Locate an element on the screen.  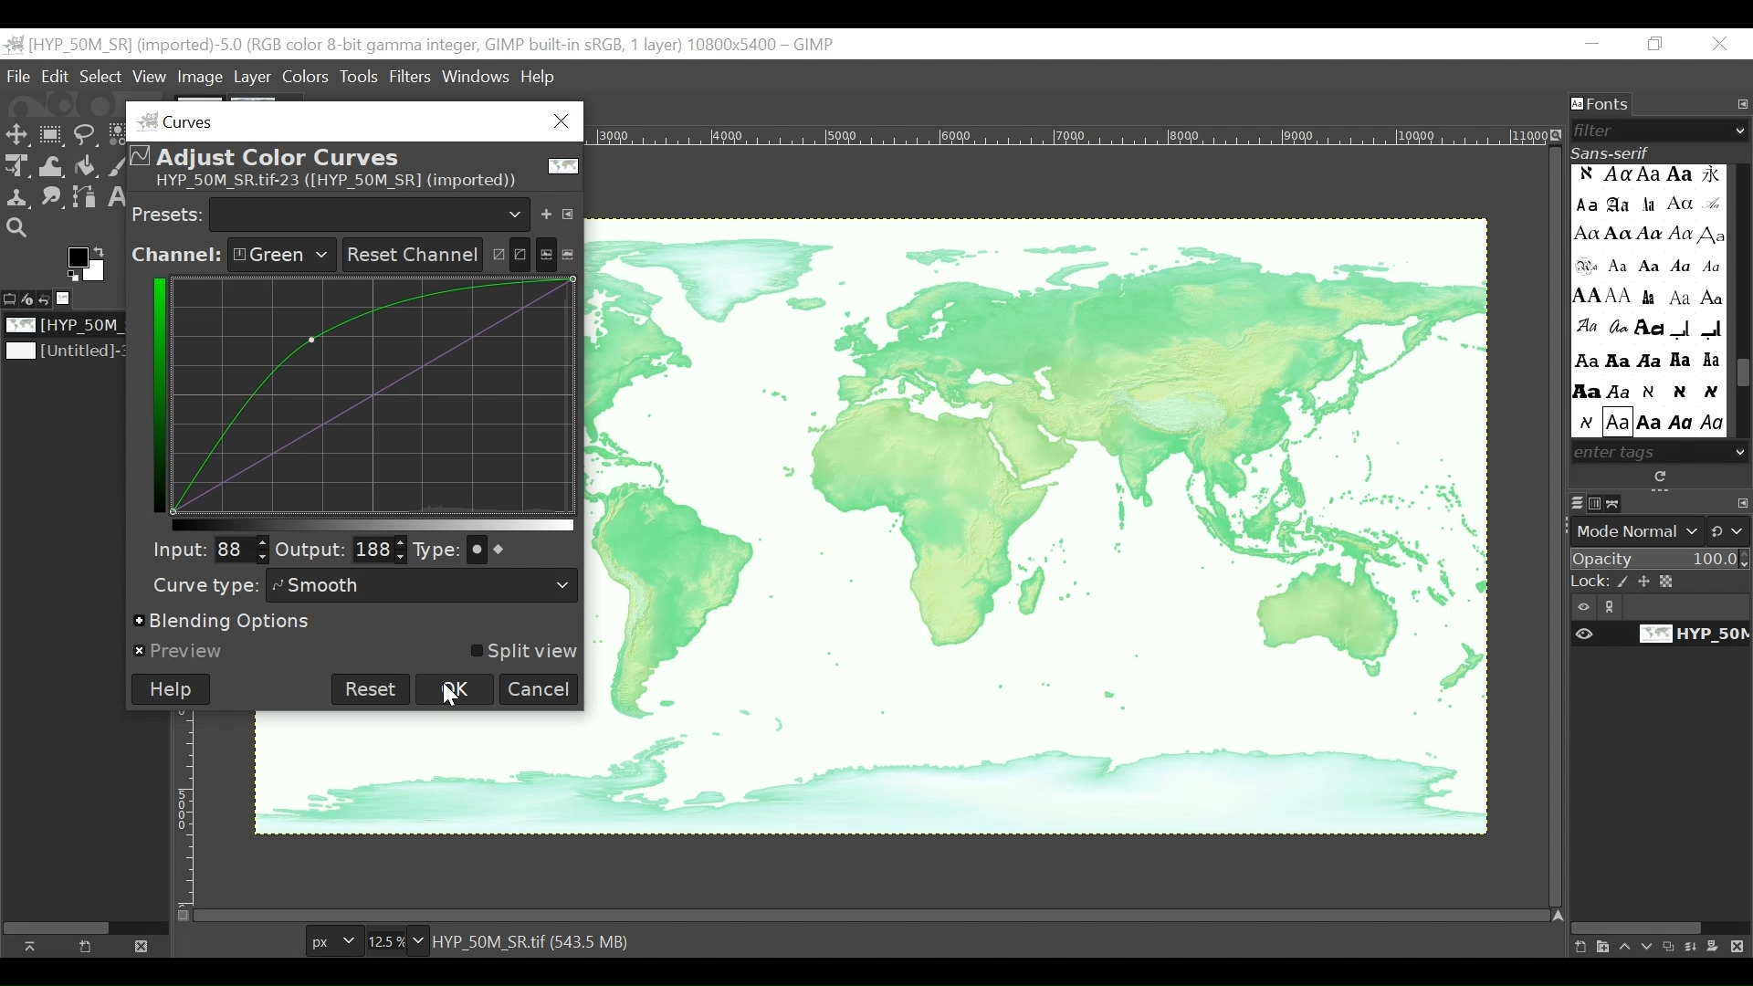
Smudge Tool is located at coordinates (50, 199).